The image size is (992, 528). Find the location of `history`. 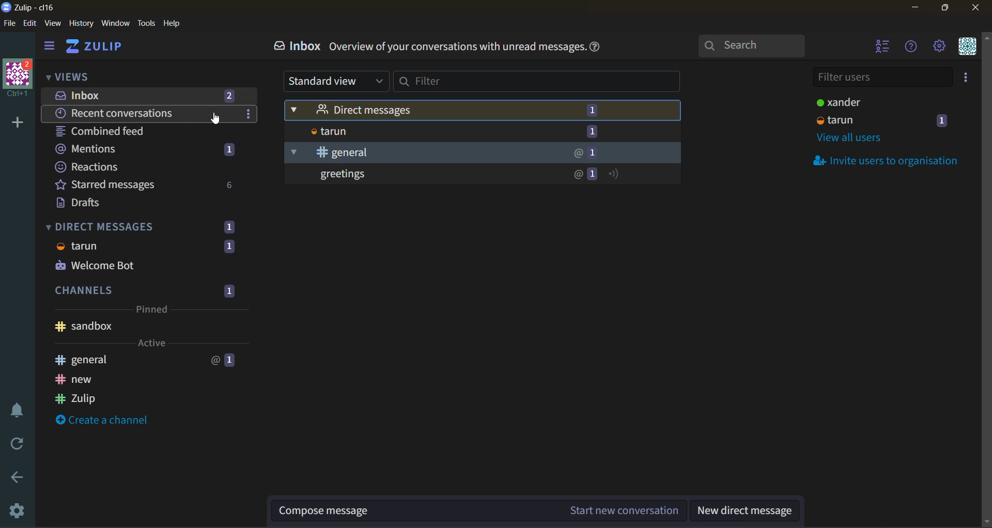

history is located at coordinates (81, 23).